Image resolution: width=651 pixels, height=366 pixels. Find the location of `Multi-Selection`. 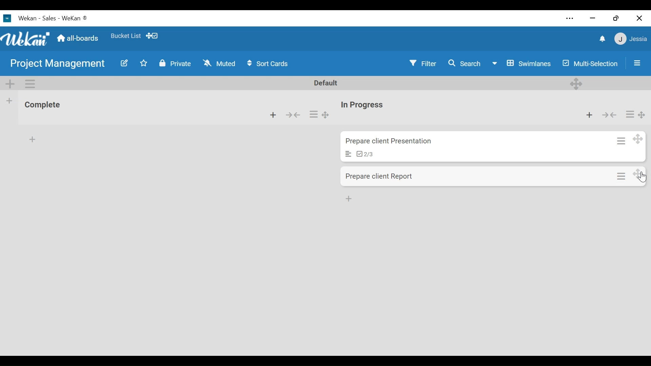

Multi-Selection is located at coordinates (590, 64).